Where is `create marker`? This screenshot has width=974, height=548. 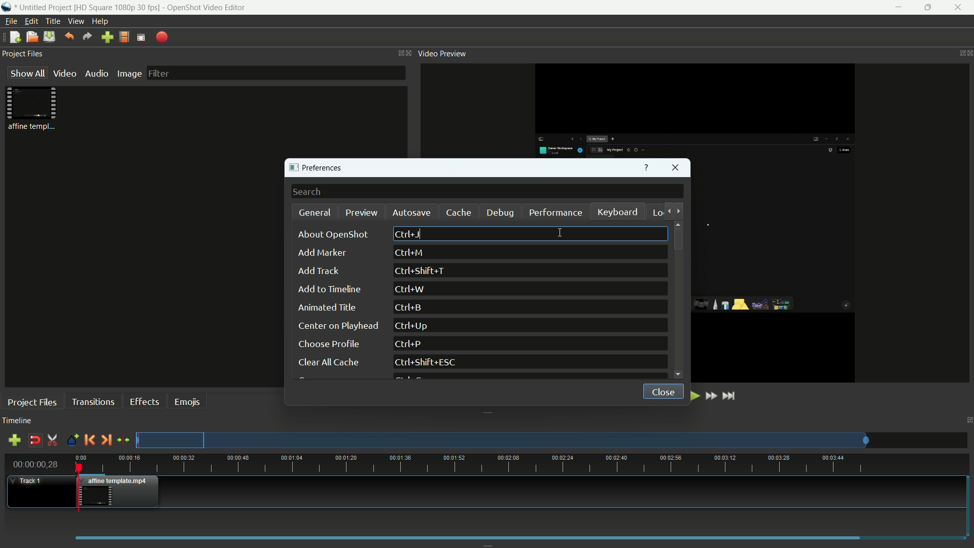 create marker is located at coordinates (71, 440).